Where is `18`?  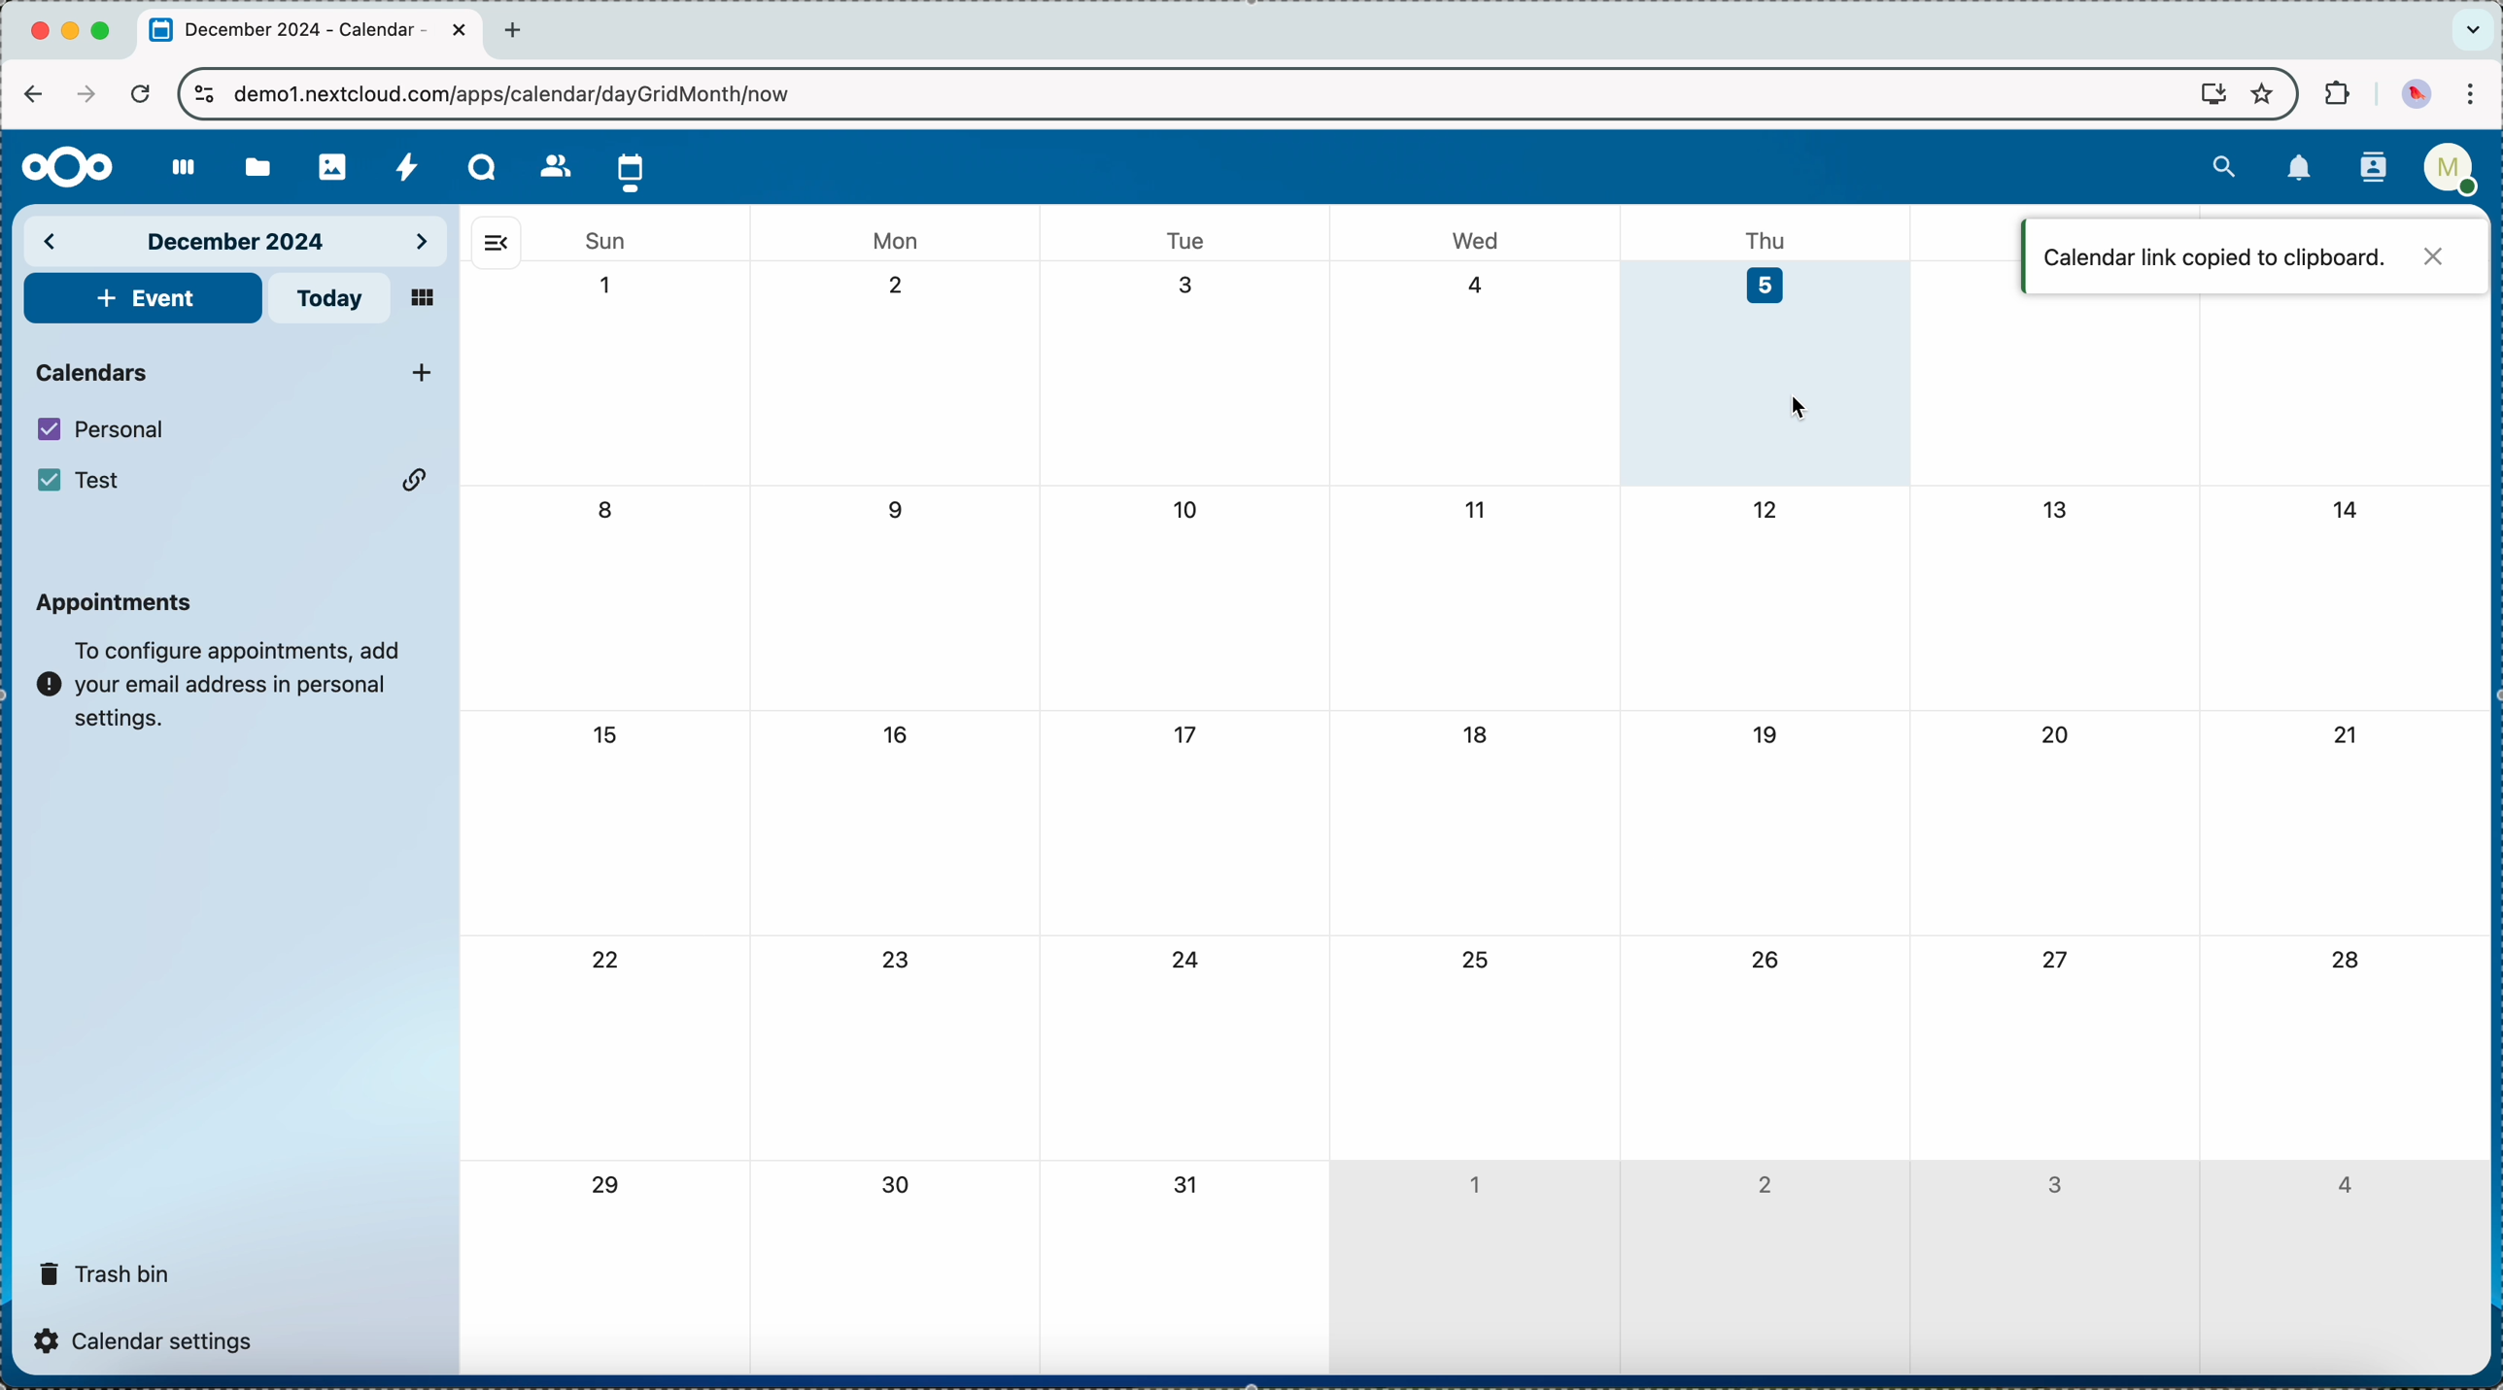 18 is located at coordinates (1478, 734).